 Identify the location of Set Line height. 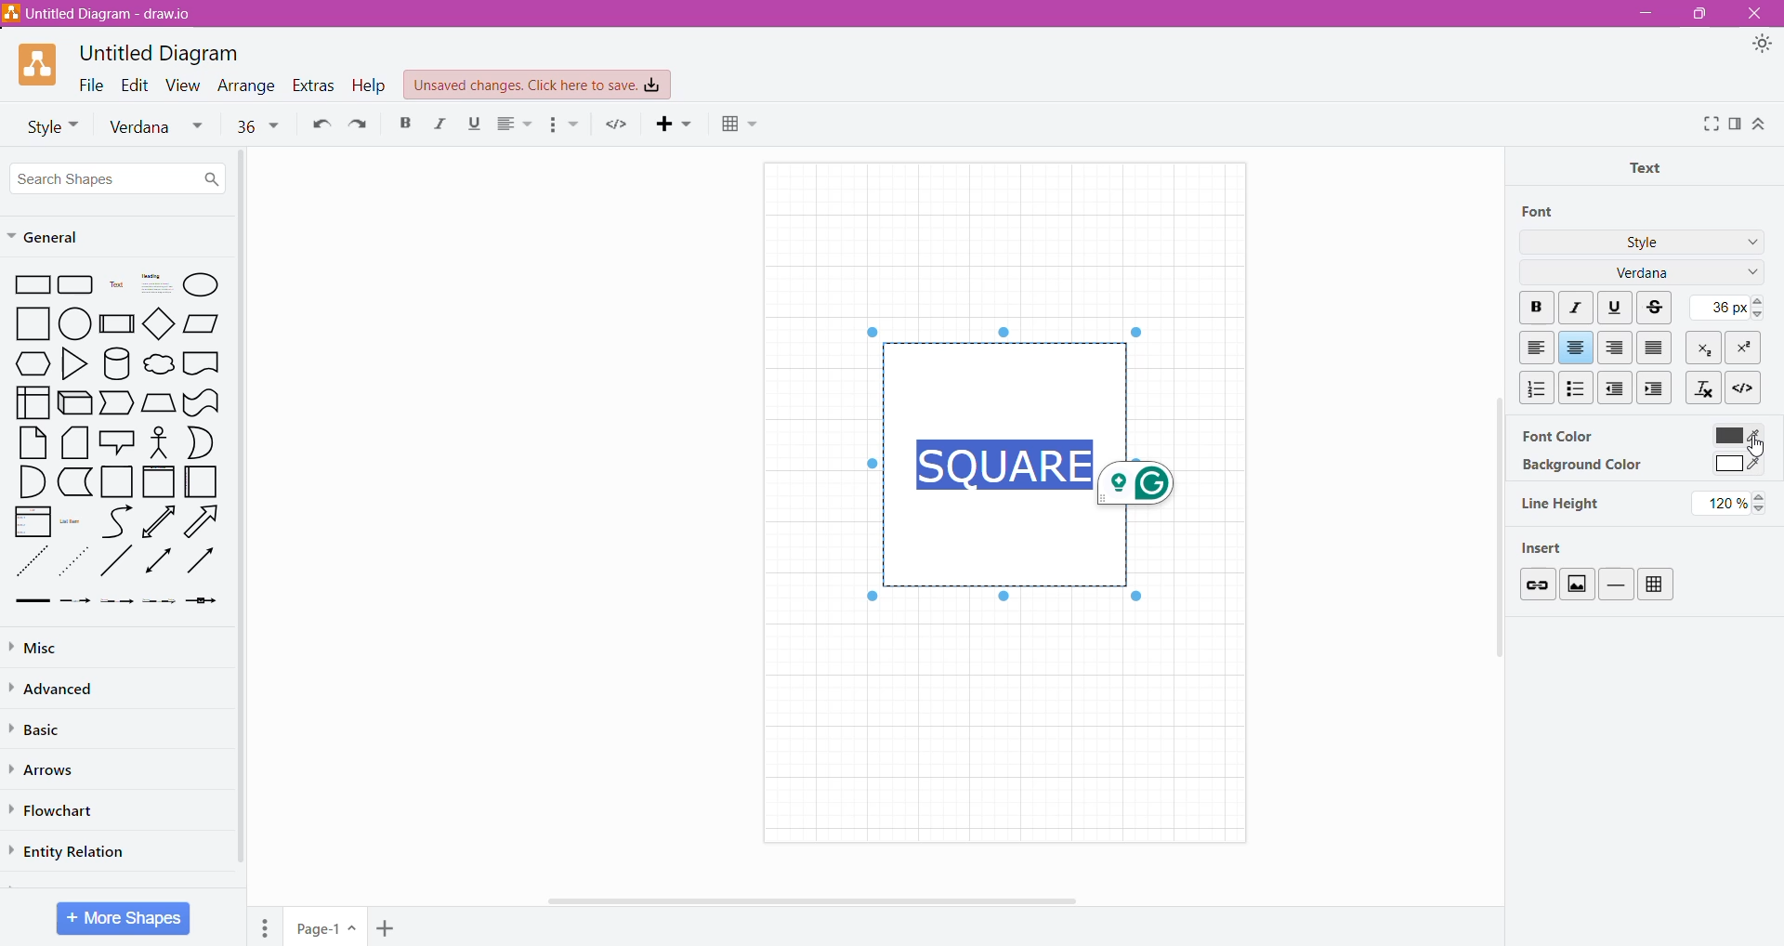
(1733, 503).